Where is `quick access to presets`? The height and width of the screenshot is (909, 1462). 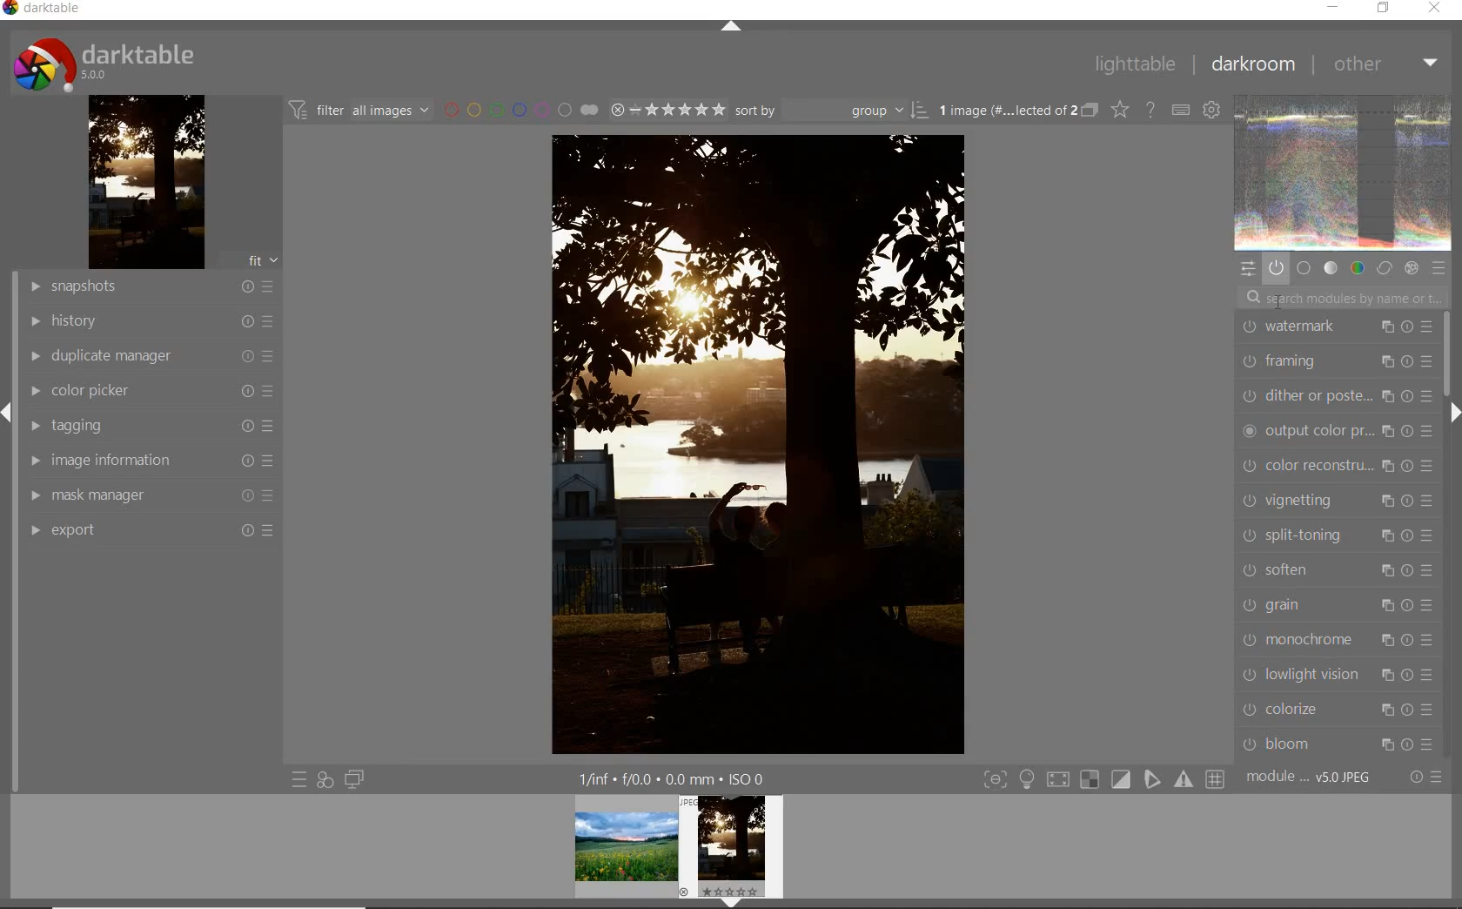 quick access to presets is located at coordinates (299, 780).